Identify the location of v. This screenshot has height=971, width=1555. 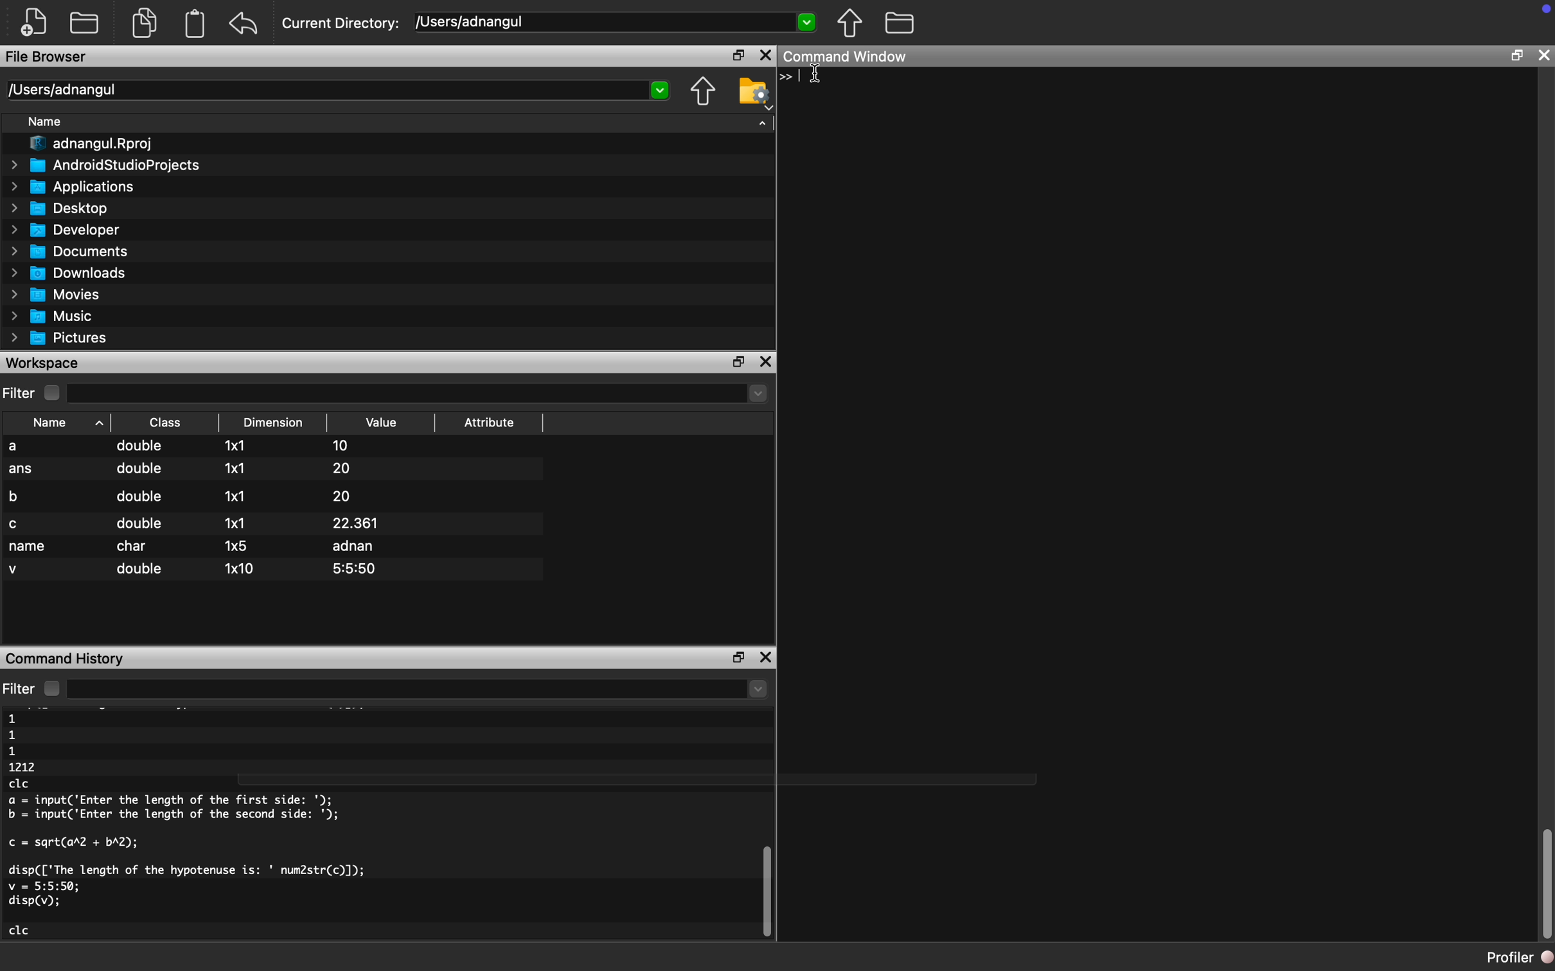
(16, 571).